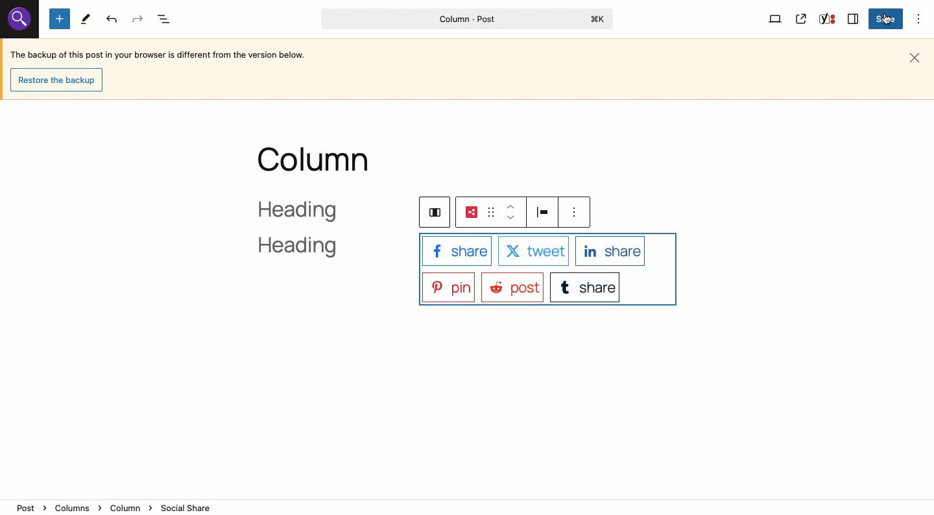 The image size is (934, 515). I want to click on Post, so click(512, 287).